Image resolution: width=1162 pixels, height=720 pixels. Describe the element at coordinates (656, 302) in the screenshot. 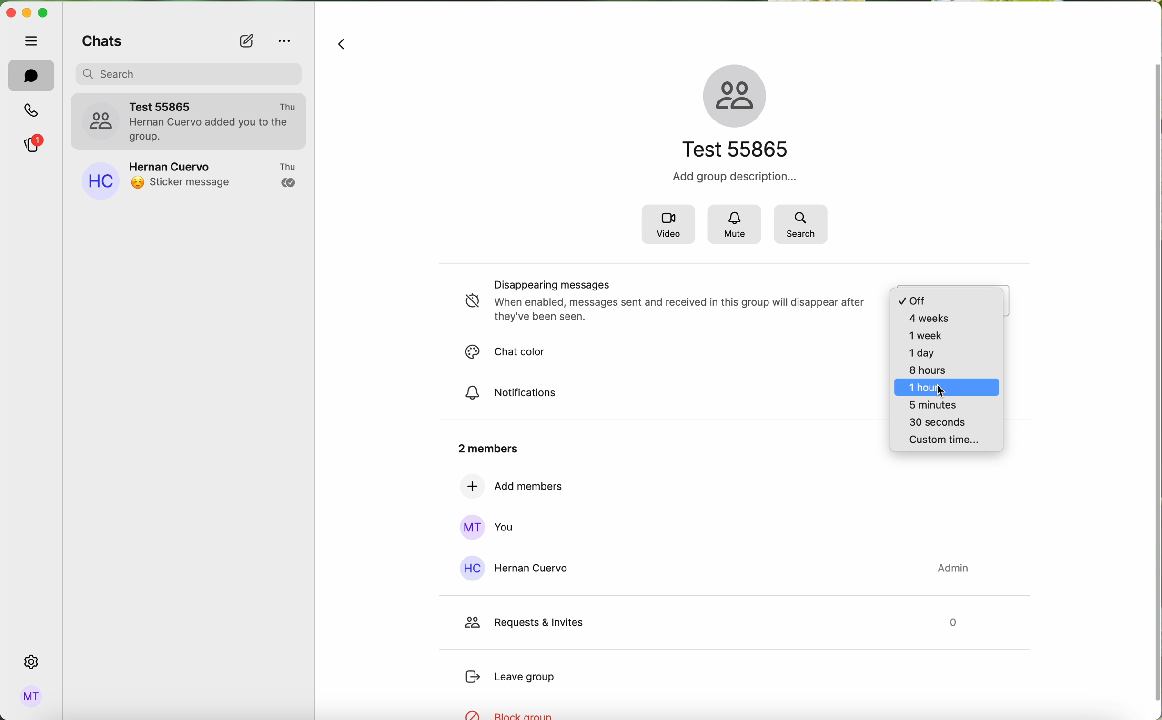

I see `disappearing messages` at that location.